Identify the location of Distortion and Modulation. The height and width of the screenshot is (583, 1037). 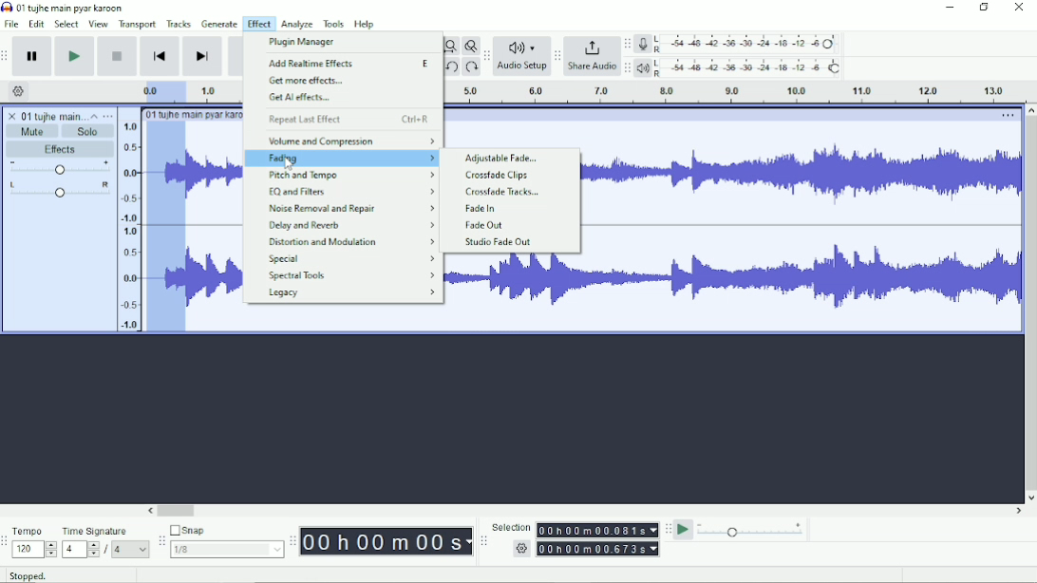
(353, 242).